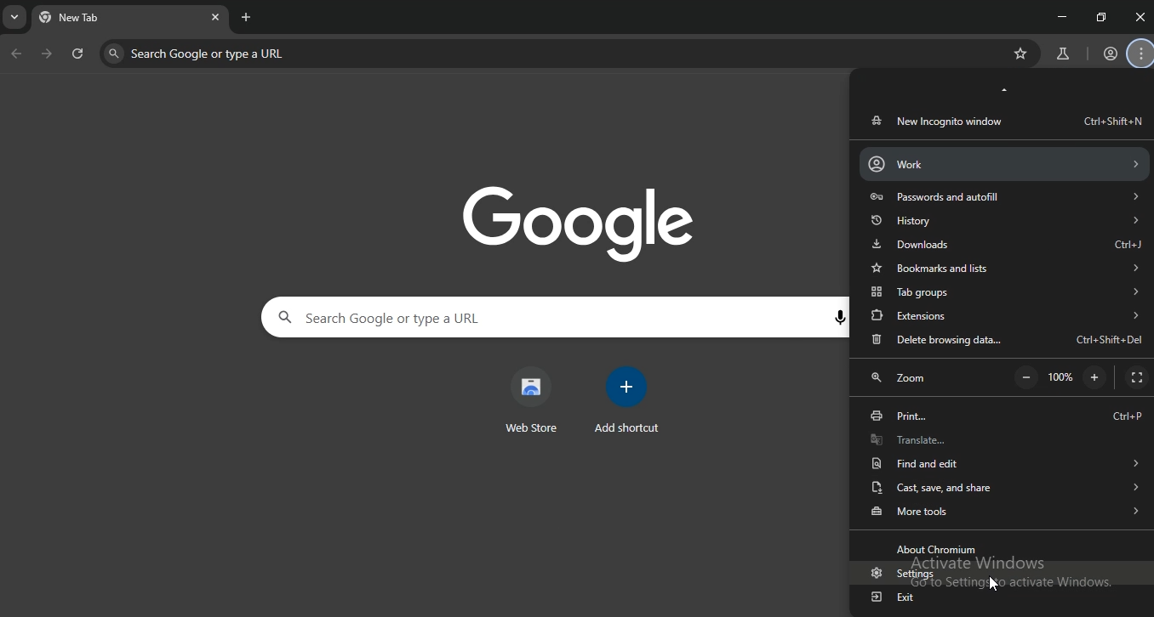  I want to click on more tools, so click(1004, 510).